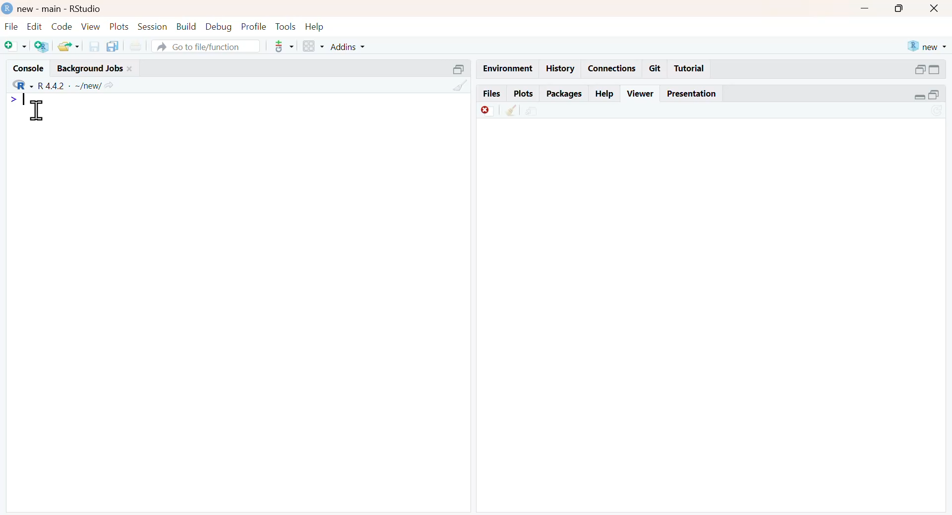 Image resolution: width=952 pixels, height=515 pixels. What do you see at coordinates (285, 46) in the screenshot?
I see `tools` at bounding box center [285, 46].